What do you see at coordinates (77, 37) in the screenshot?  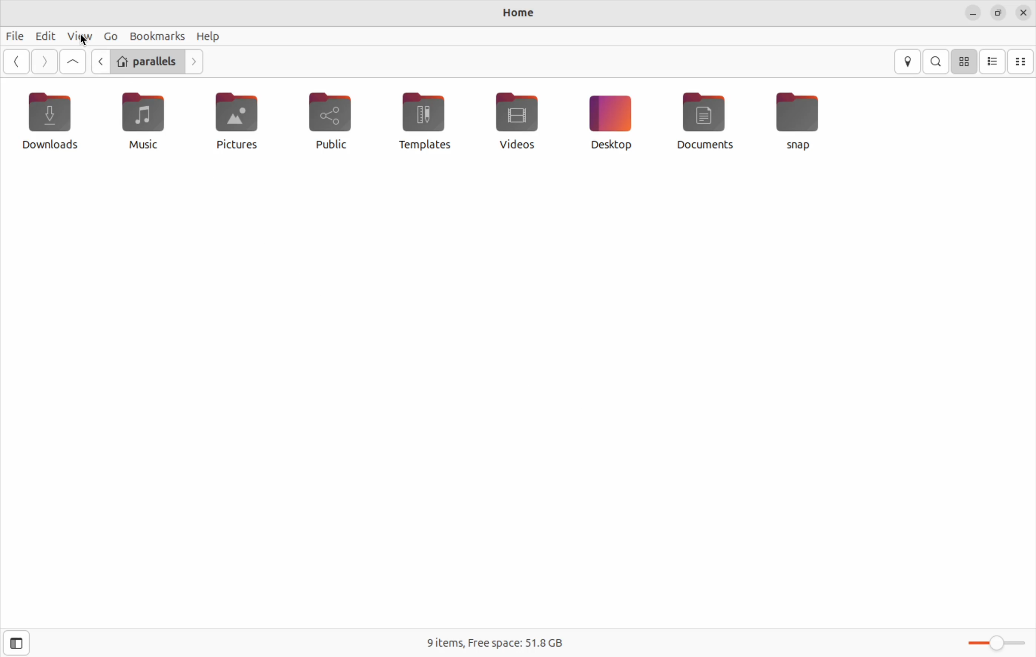 I see `view` at bounding box center [77, 37].